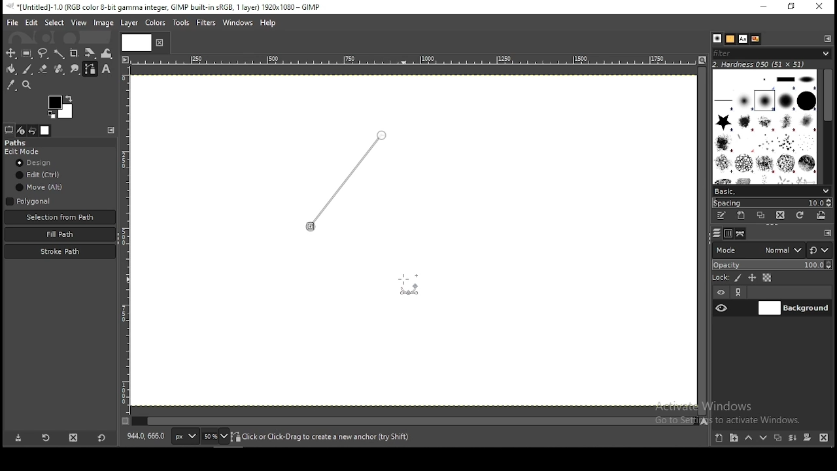 Image resolution: width=837 pixels, height=471 pixels. I want to click on move layer one step up, so click(750, 439).